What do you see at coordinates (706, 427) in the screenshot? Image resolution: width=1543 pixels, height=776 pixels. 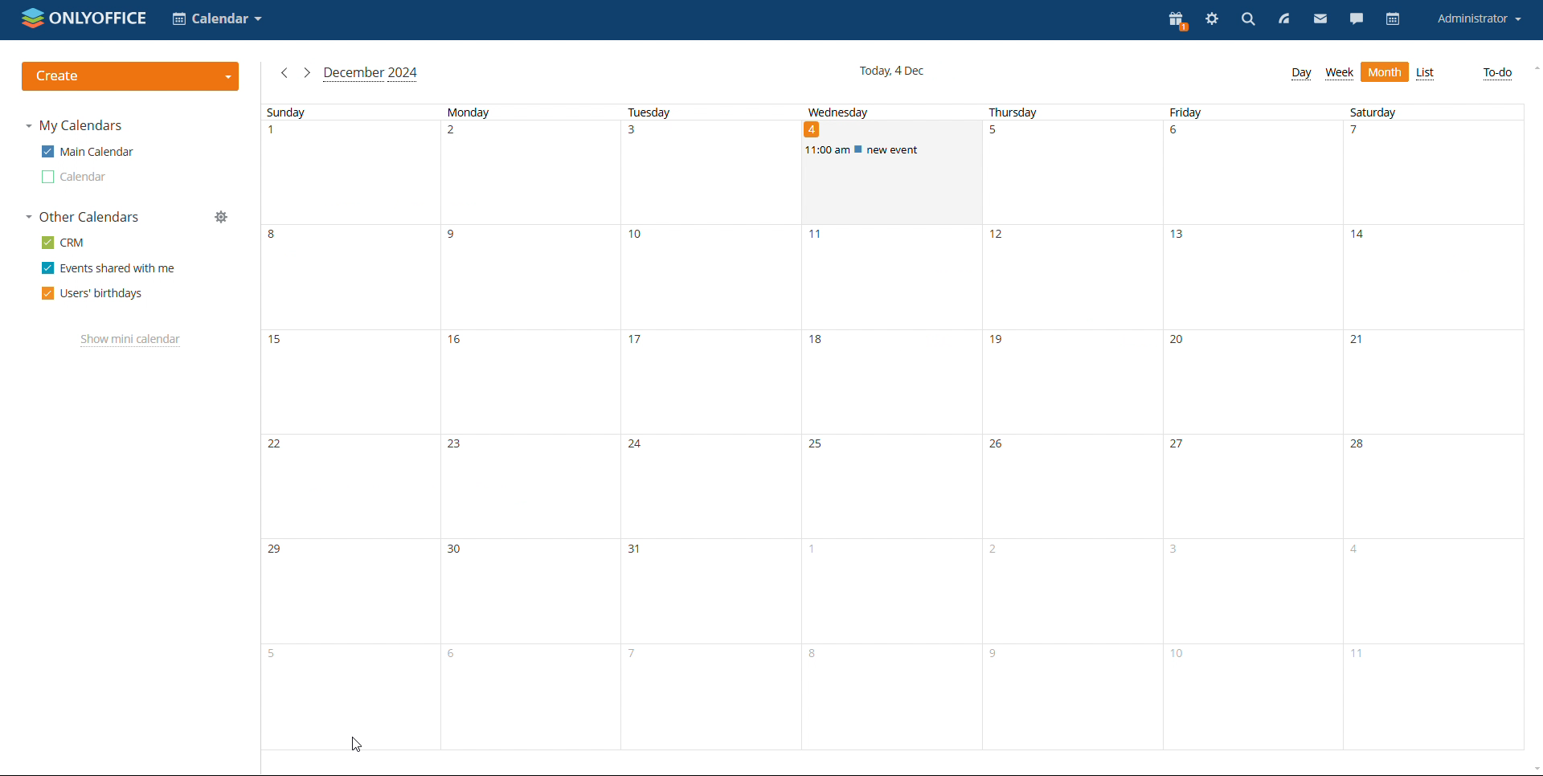 I see `tuesday` at bounding box center [706, 427].